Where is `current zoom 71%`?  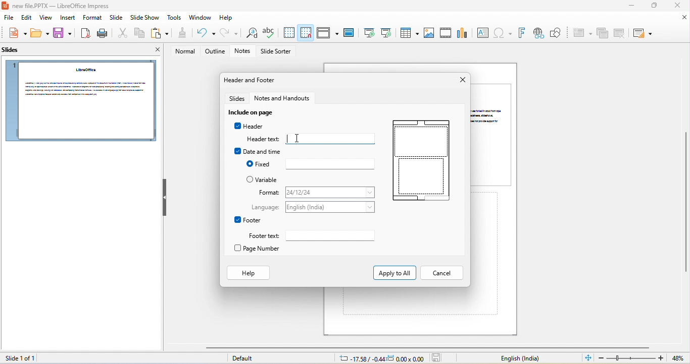 current zoom 71% is located at coordinates (680, 358).